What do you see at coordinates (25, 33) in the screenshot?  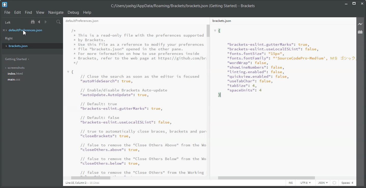 I see `cursor` at bounding box center [25, 33].